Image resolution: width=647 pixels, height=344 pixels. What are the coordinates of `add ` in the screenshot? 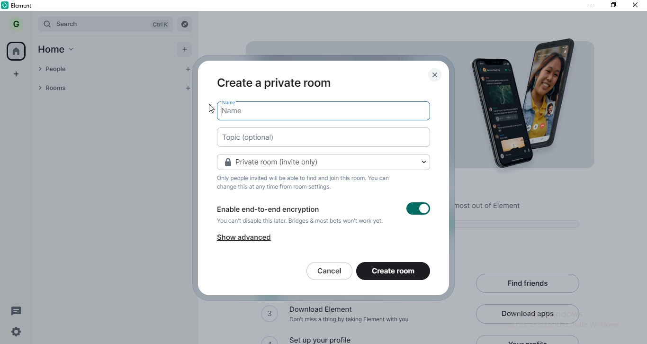 It's located at (187, 50).